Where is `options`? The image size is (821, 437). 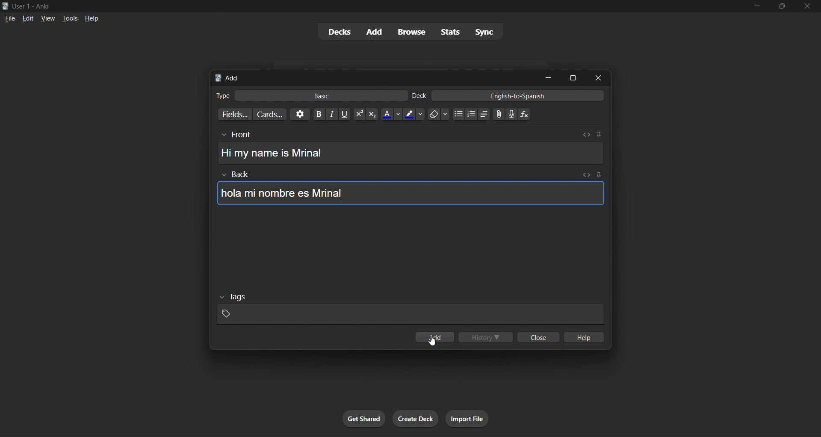 options is located at coordinates (298, 115).